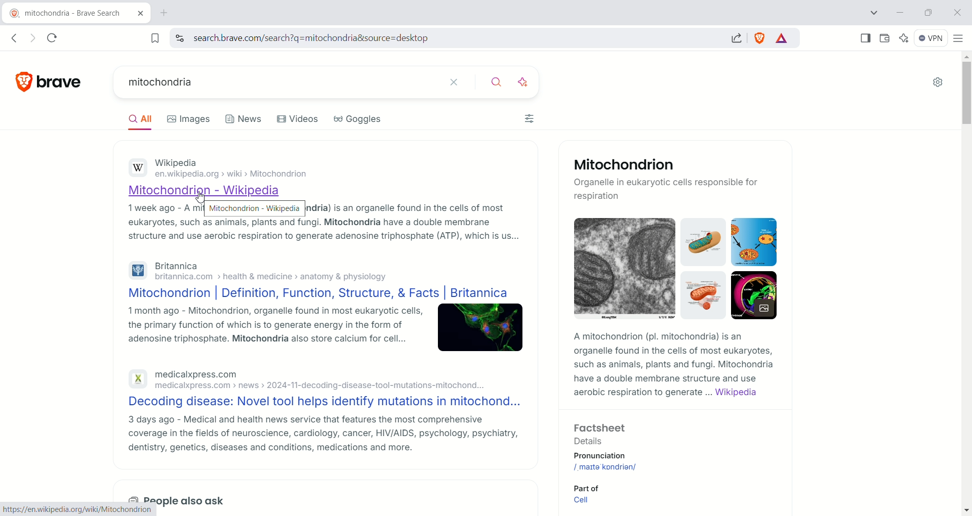 This screenshot has height=516, width=972. Describe the element at coordinates (936, 83) in the screenshot. I see `Settings` at that location.